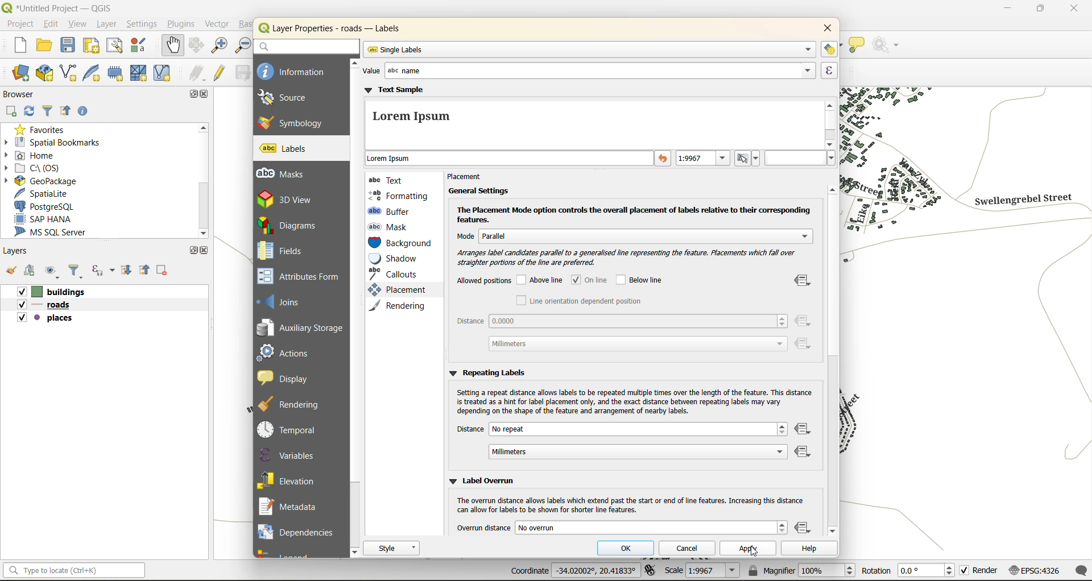  What do you see at coordinates (293, 70) in the screenshot?
I see `information` at bounding box center [293, 70].